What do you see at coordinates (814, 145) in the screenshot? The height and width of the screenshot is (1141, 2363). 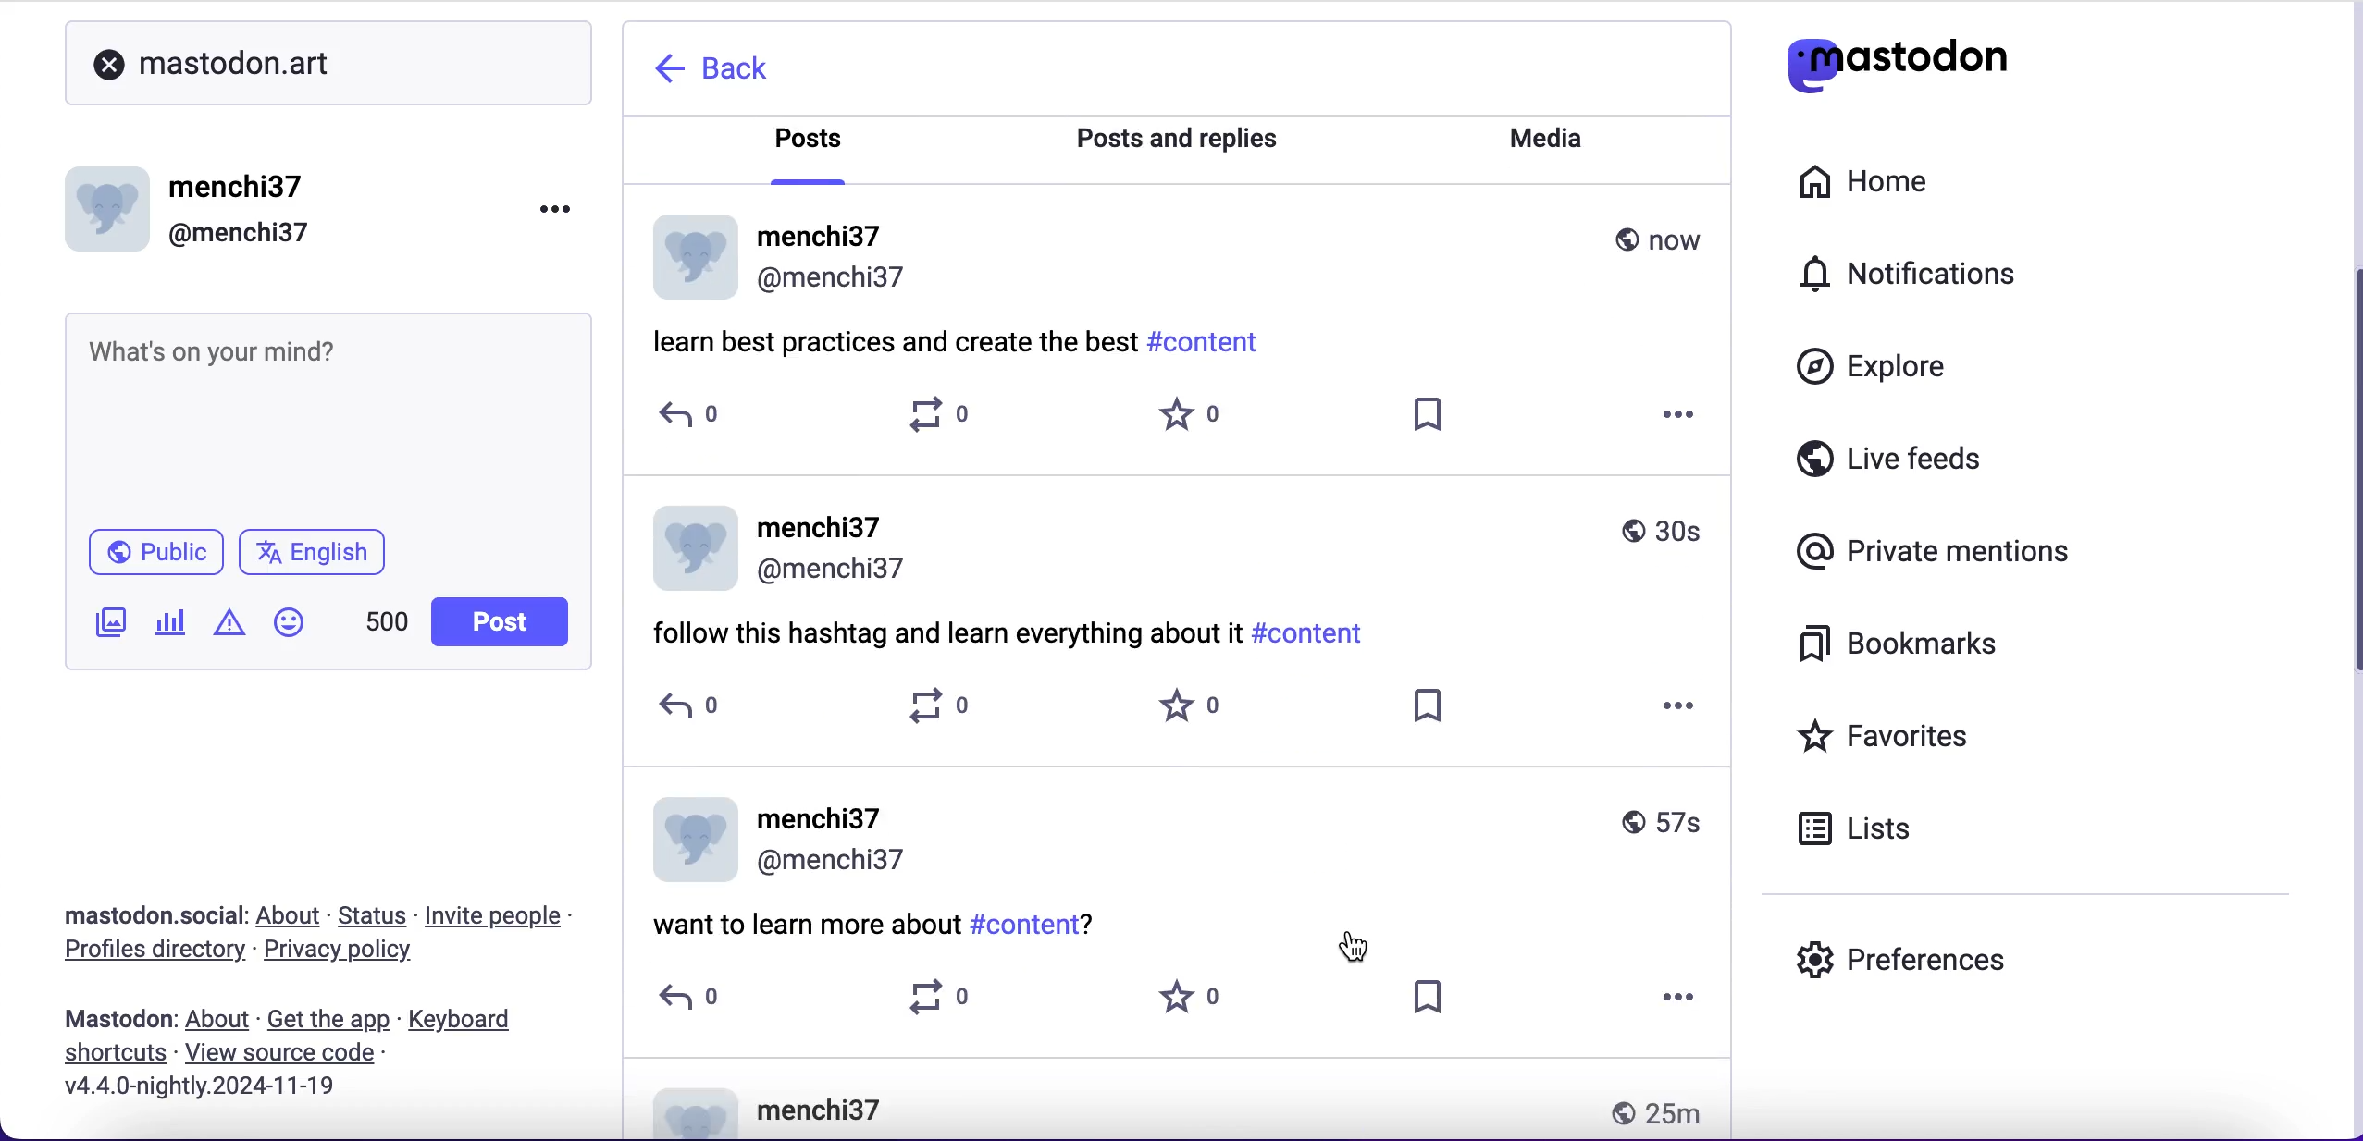 I see `posts` at bounding box center [814, 145].